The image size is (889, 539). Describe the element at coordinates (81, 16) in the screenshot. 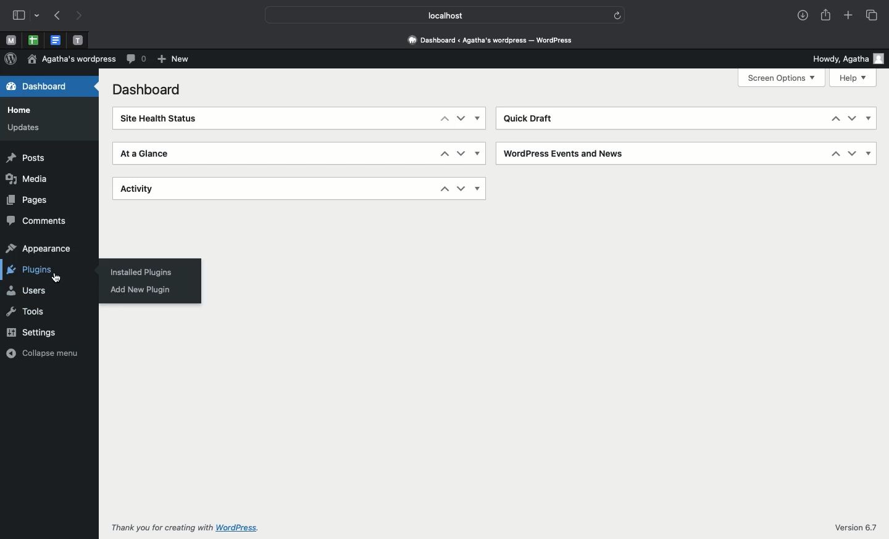

I see `Next page` at that location.